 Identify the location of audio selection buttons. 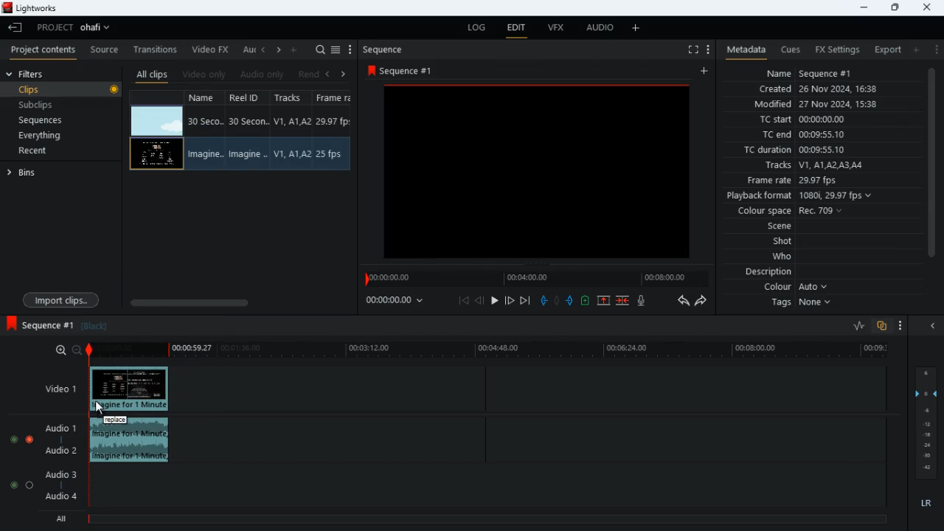
(23, 440).